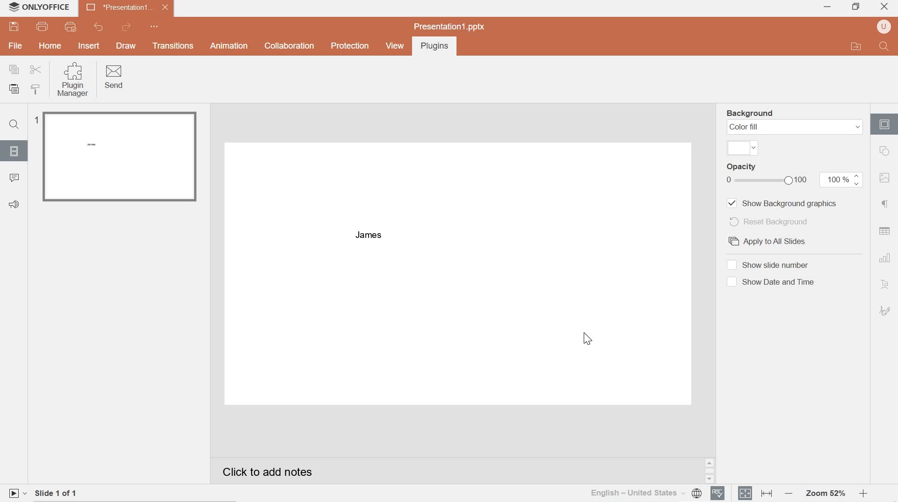 The height and width of the screenshot is (502, 898). Describe the element at coordinates (349, 46) in the screenshot. I see `Protection` at that location.